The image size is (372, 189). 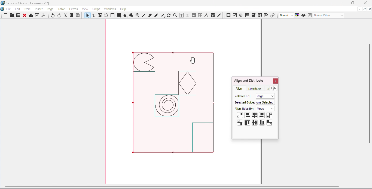 I want to click on Help, so click(x=123, y=9).